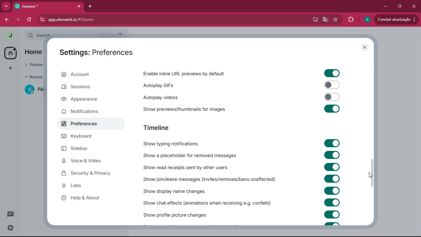  I want to click on profile picture, so click(366, 20).